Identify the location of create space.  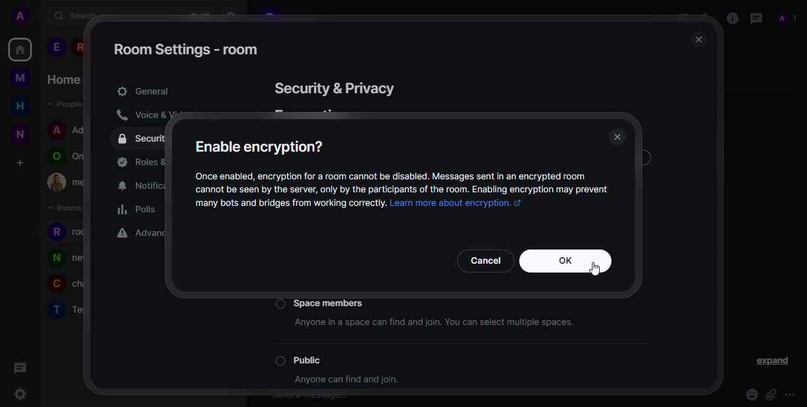
(19, 163).